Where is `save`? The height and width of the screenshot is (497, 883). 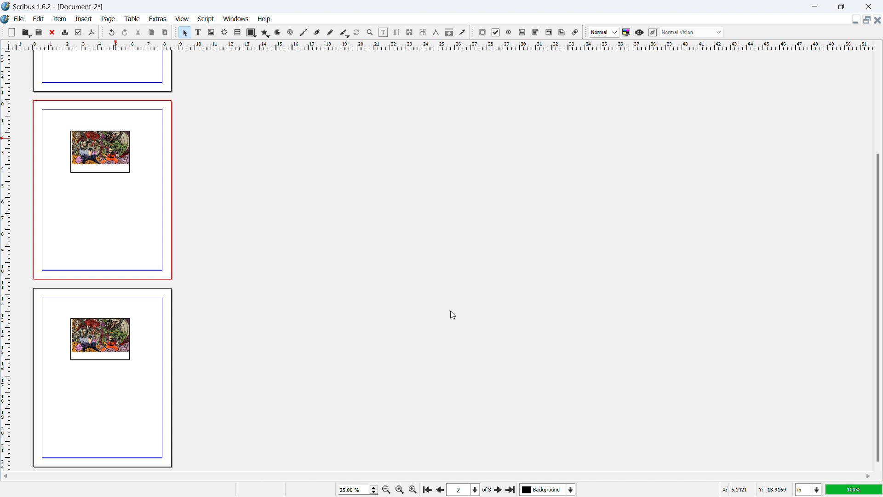
save is located at coordinates (40, 32).